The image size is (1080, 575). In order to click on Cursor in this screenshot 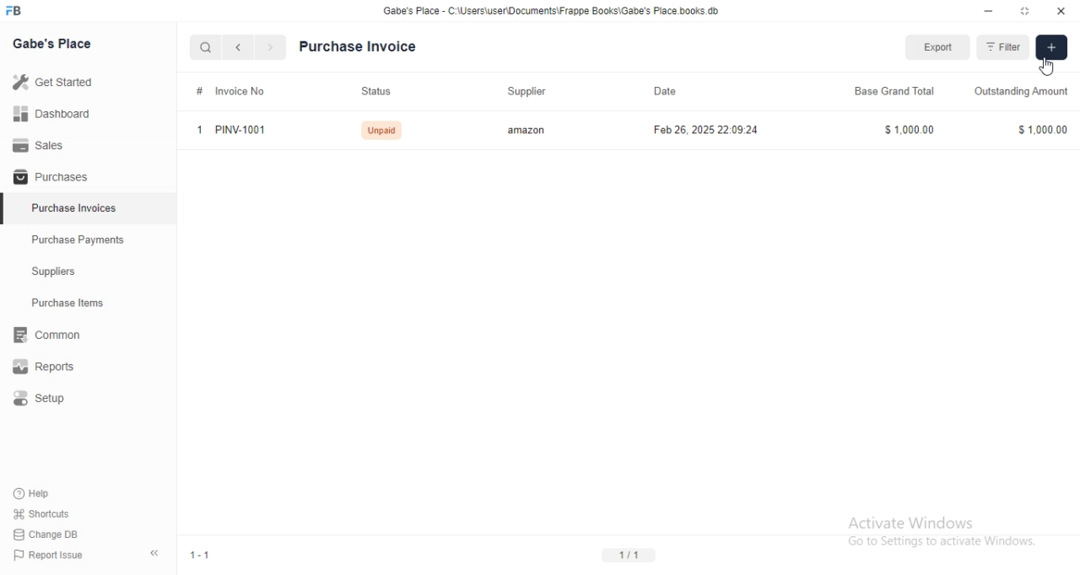, I will do `click(1046, 66)`.